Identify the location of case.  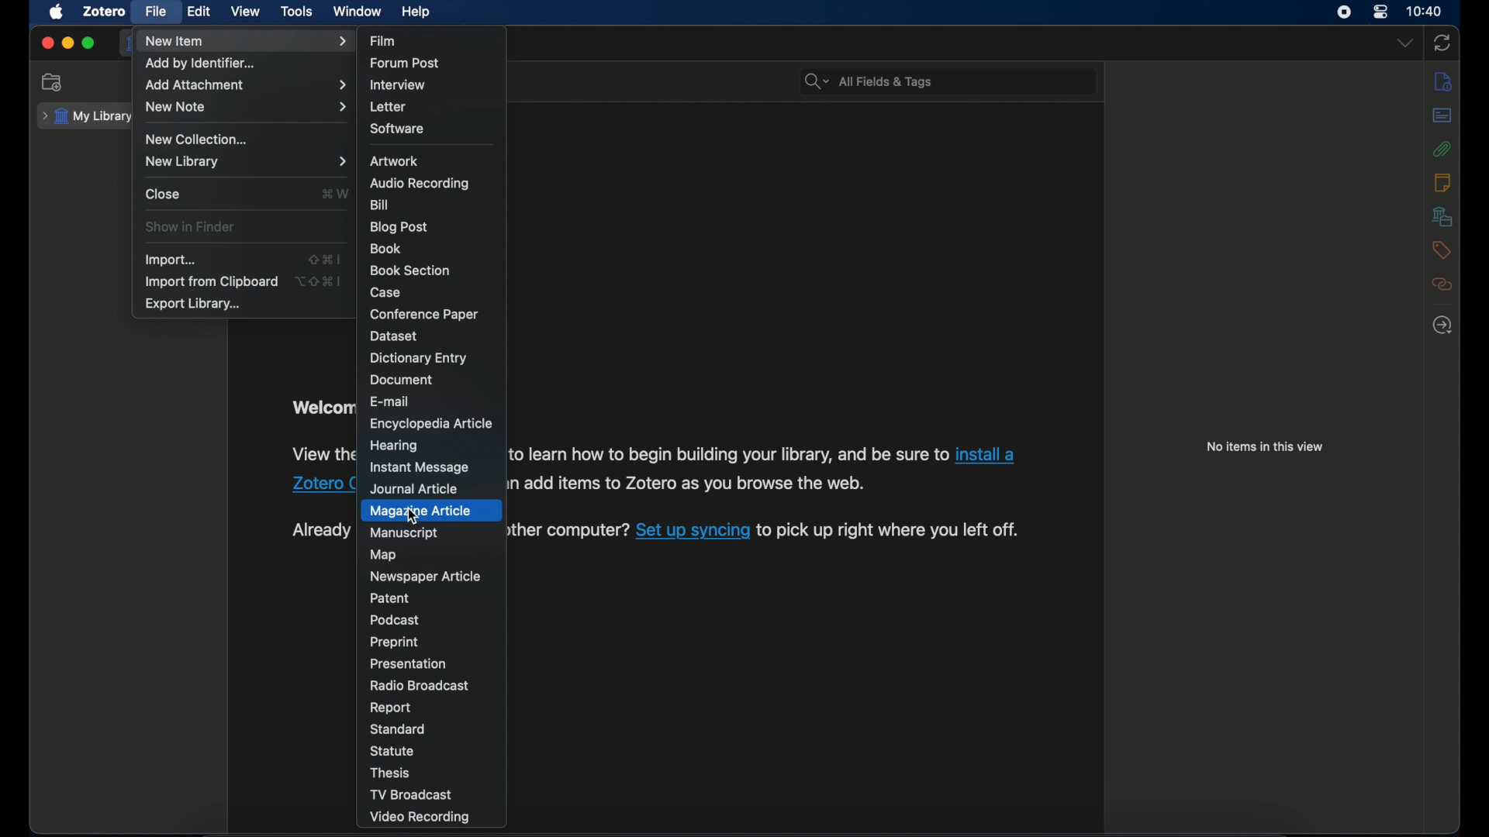
(387, 294).